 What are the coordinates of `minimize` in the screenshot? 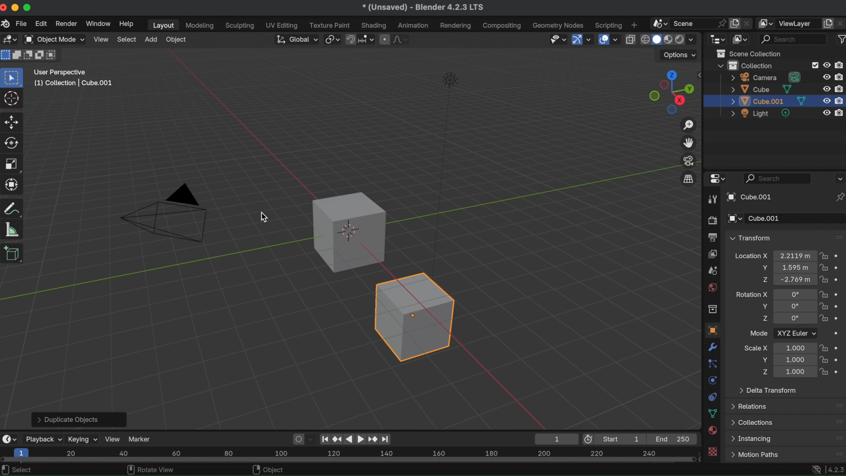 It's located at (17, 7).